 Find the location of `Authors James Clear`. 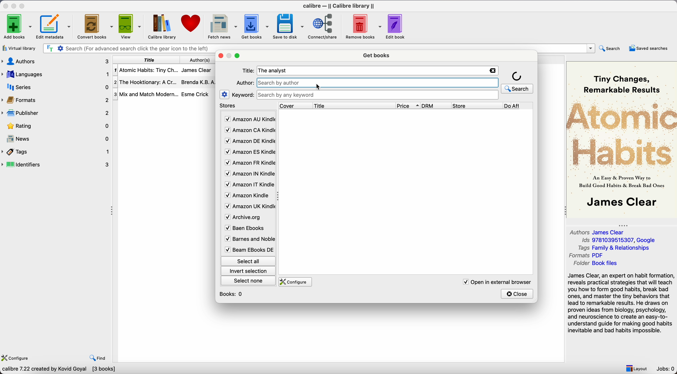

Authors James Clear is located at coordinates (598, 232).